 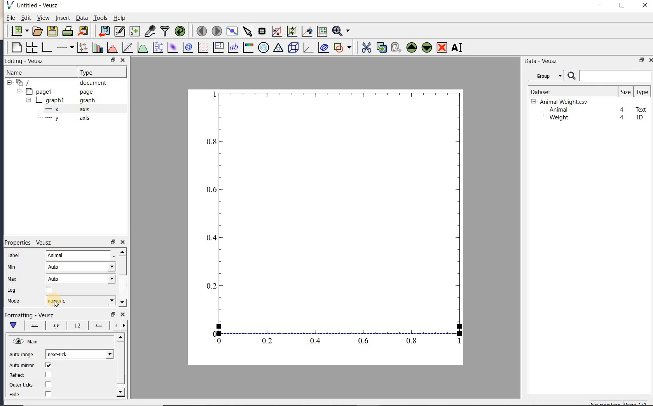 I want to click on export to graphics format, so click(x=84, y=30).